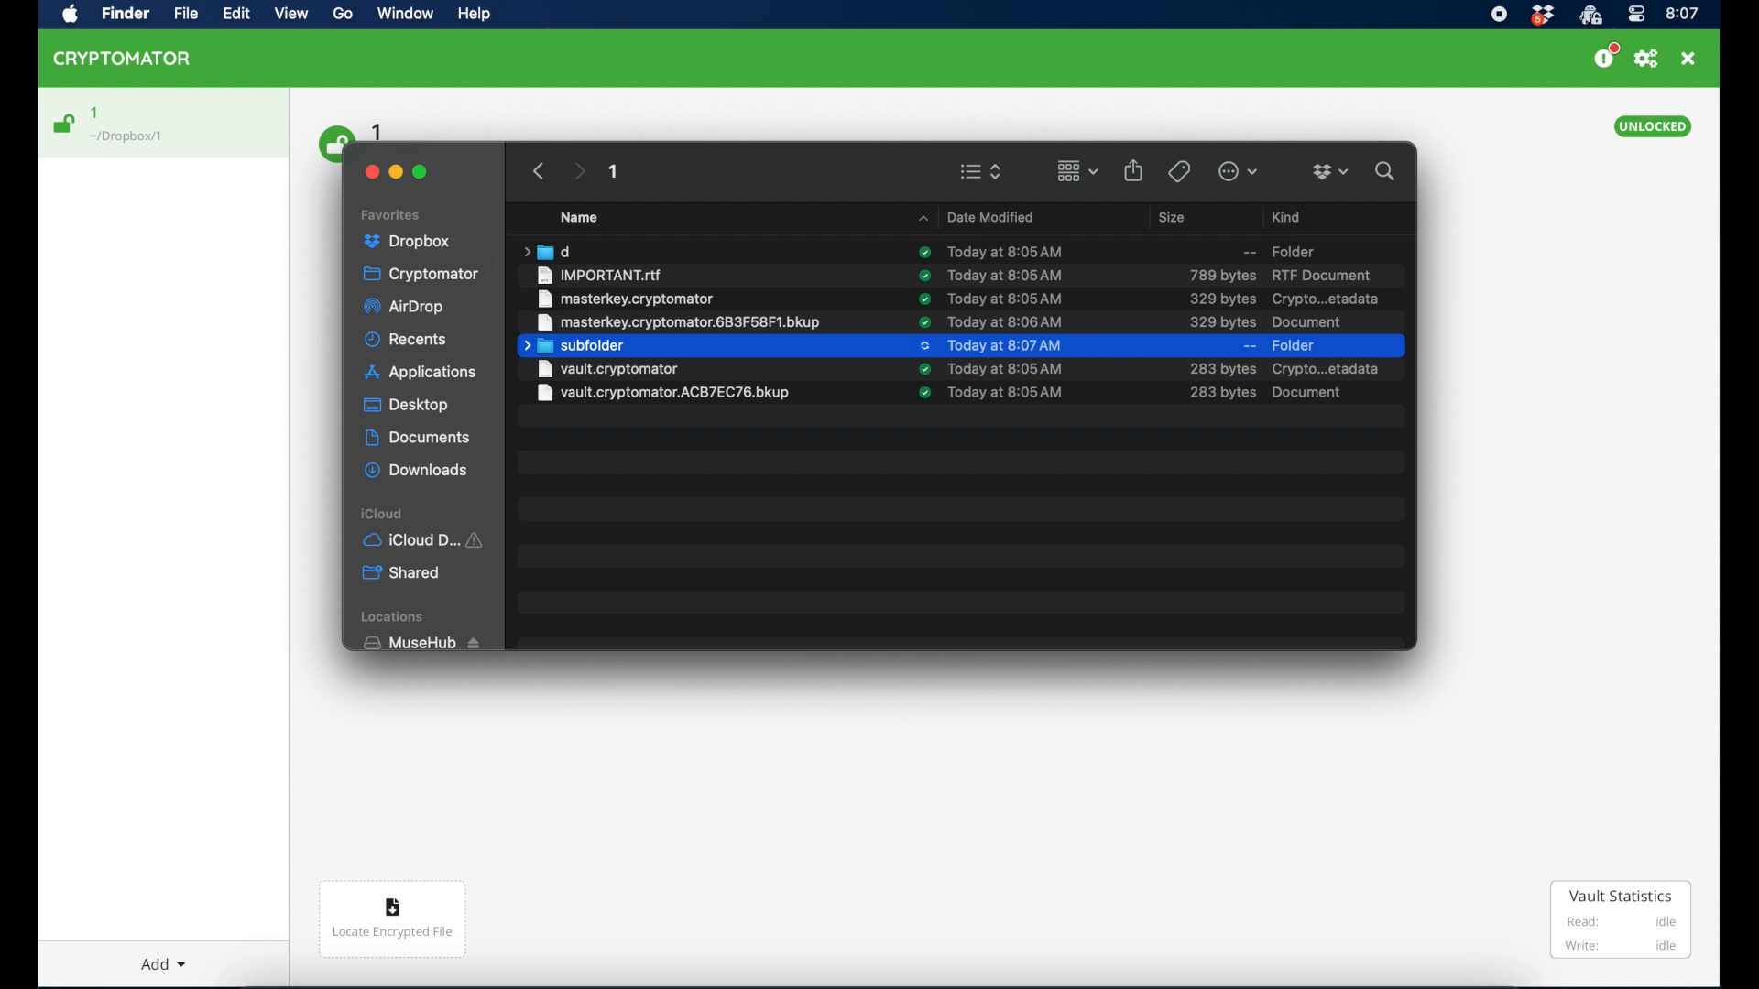  Describe the element at coordinates (1605, 56) in the screenshot. I see `support us` at that location.